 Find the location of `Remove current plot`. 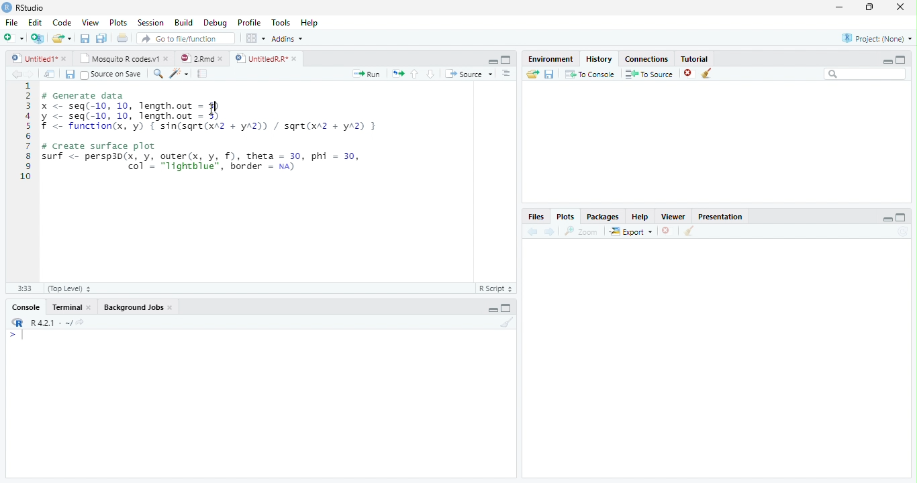

Remove current plot is located at coordinates (669, 231).